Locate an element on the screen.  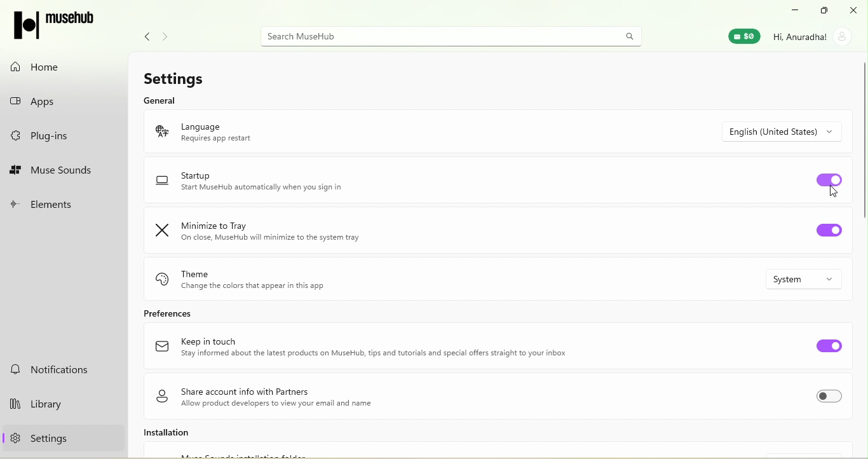
navigate back is located at coordinates (144, 35).